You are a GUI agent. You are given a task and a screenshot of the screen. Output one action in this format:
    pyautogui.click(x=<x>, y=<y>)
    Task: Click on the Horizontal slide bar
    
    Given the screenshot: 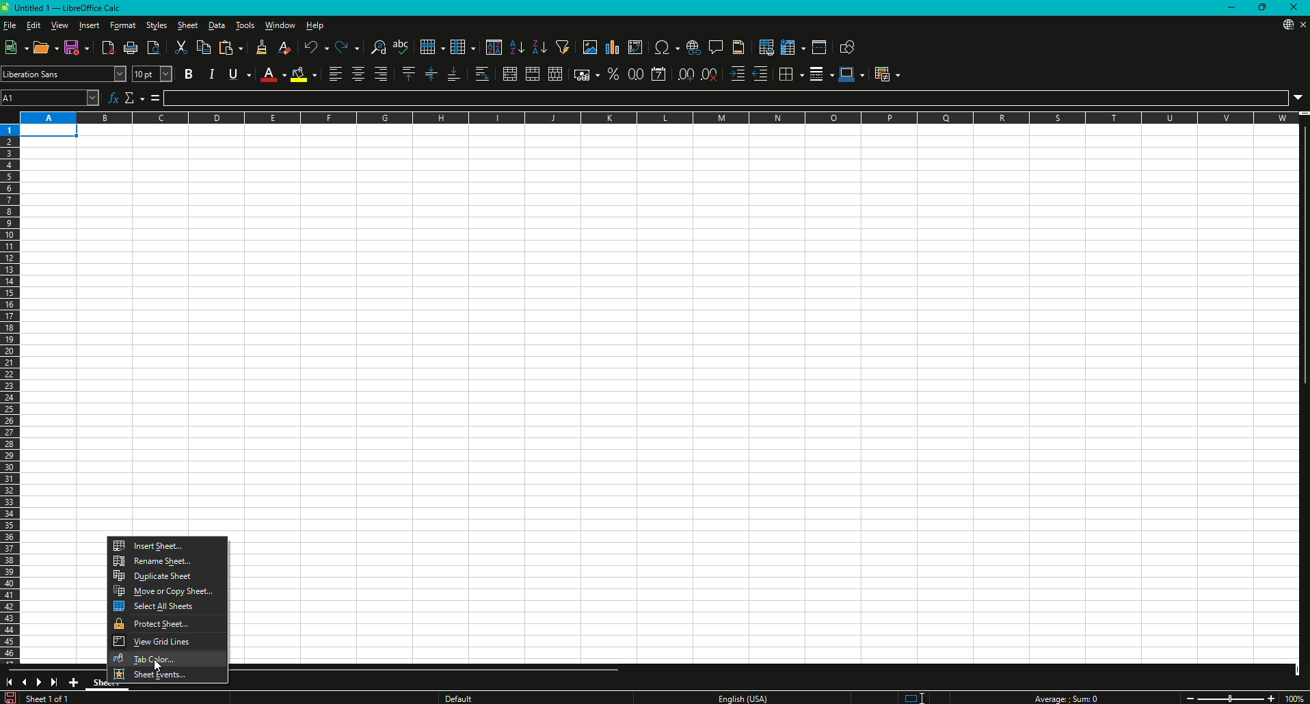 What is the action you would take?
    pyautogui.click(x=426, y=670)
    